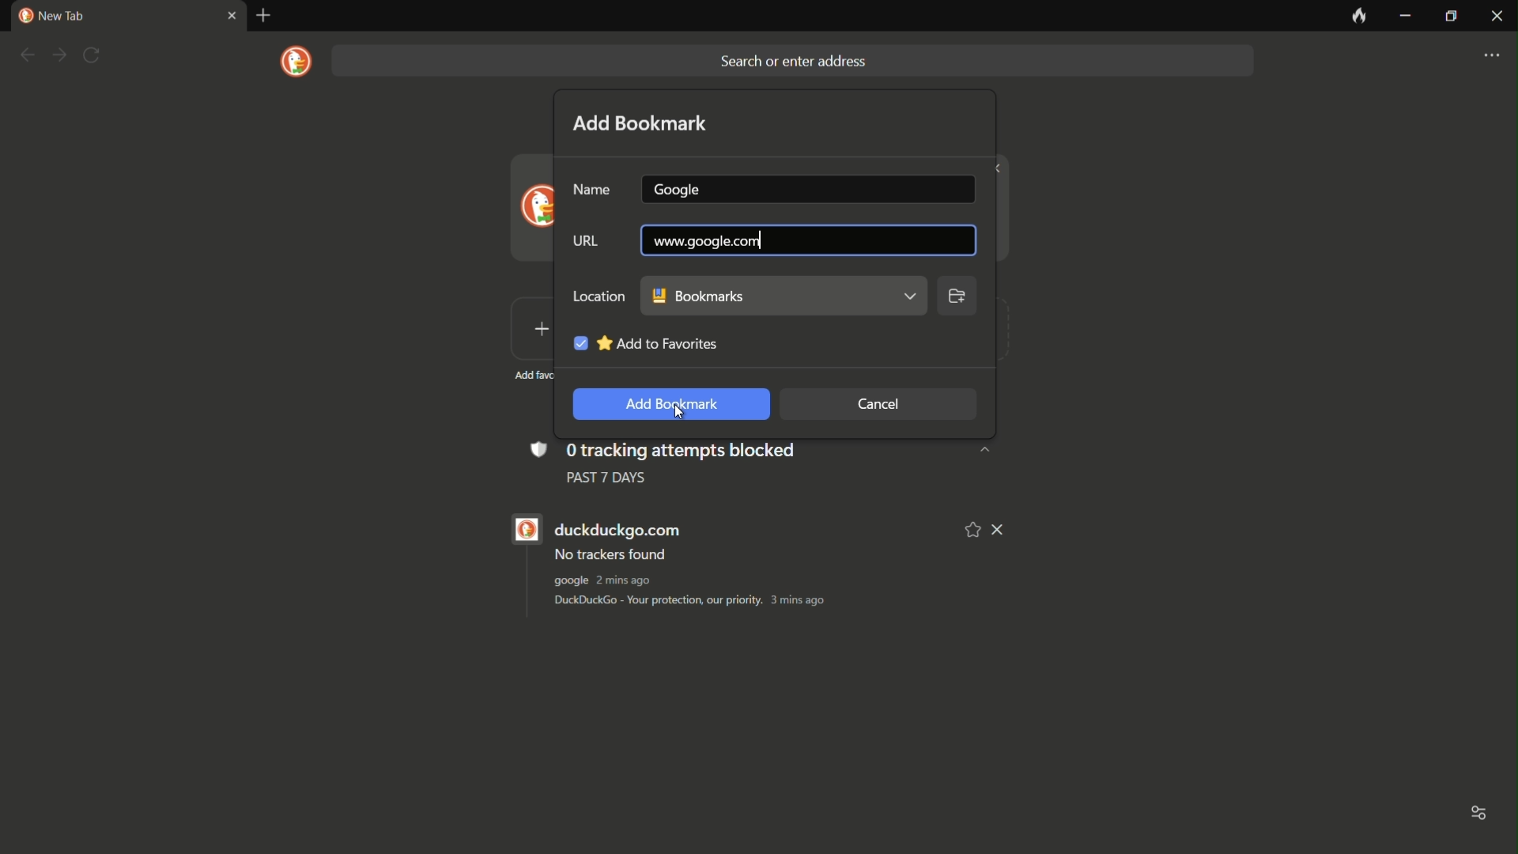 The width and height of the screenshot is (1518, 854). What do you see at coordinates (1405, 17) in the screenshot?
I see `minimize` at bounding box center [1405, 17].